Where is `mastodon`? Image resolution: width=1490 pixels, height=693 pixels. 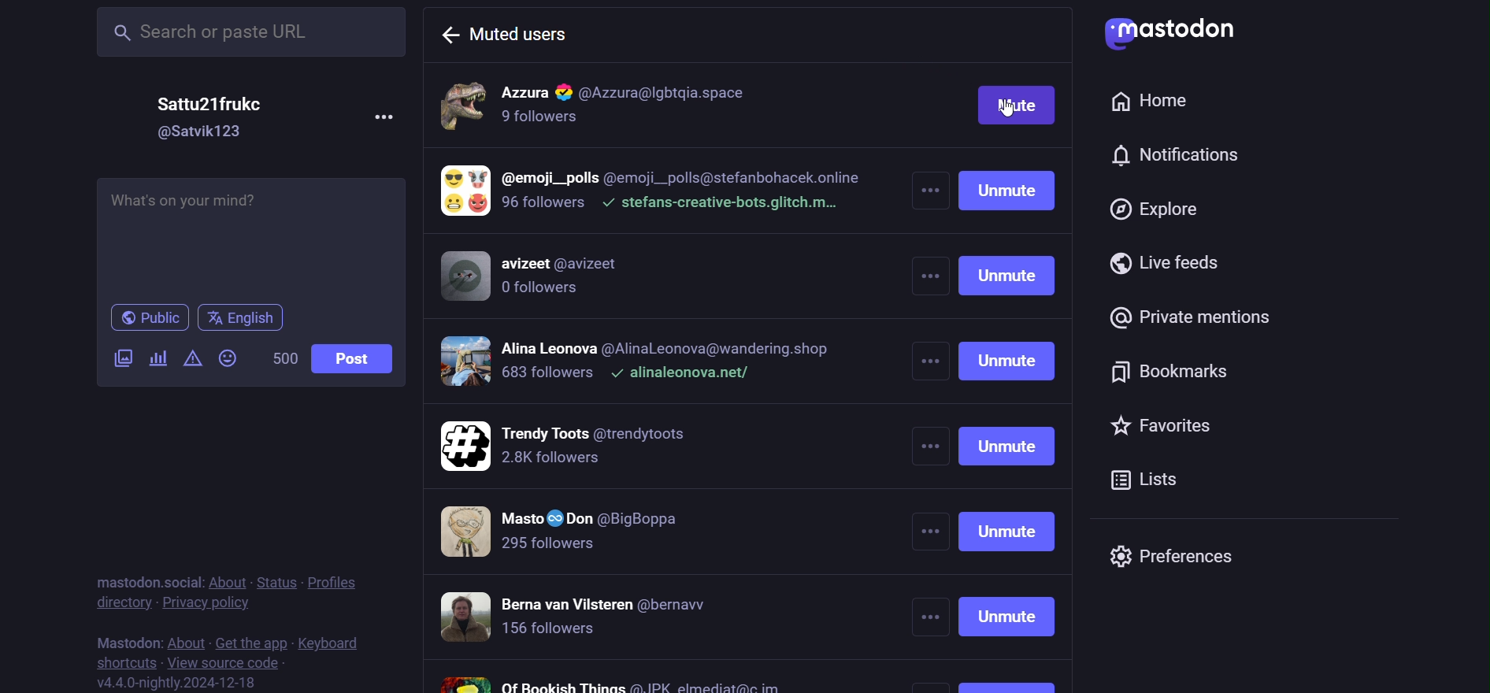
mastodon is located at coordinates (124, 639).